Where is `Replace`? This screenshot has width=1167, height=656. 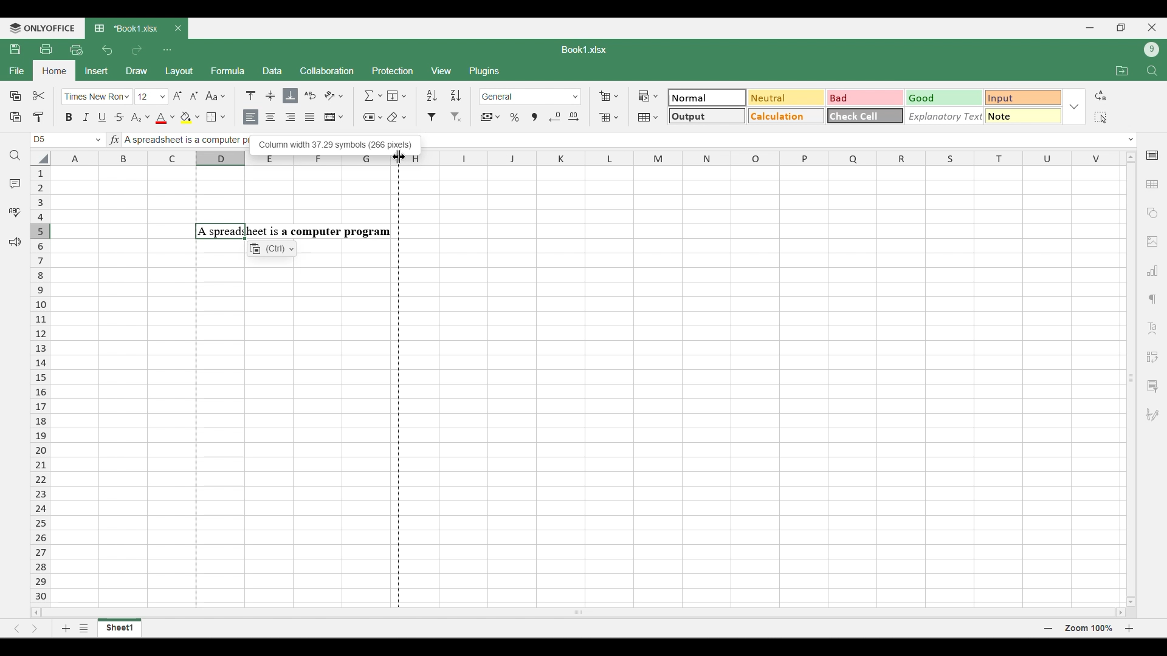 Replace is located at coordinates (1101, 95).